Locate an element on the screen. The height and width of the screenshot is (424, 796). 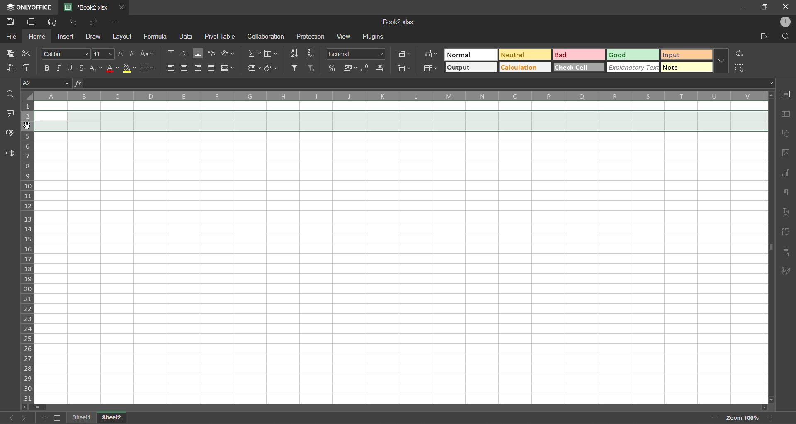
customize quick access toolbar is located at coordinates (114, 22).